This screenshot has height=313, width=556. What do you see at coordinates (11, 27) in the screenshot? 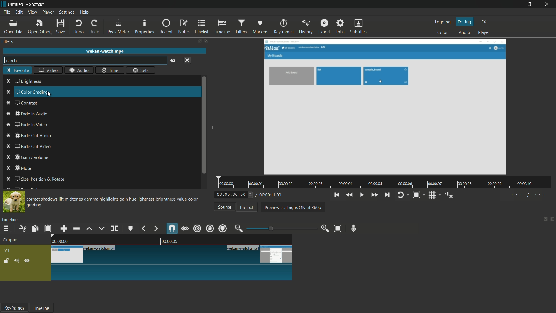
I see `open file` at bounding box center [11, 27].